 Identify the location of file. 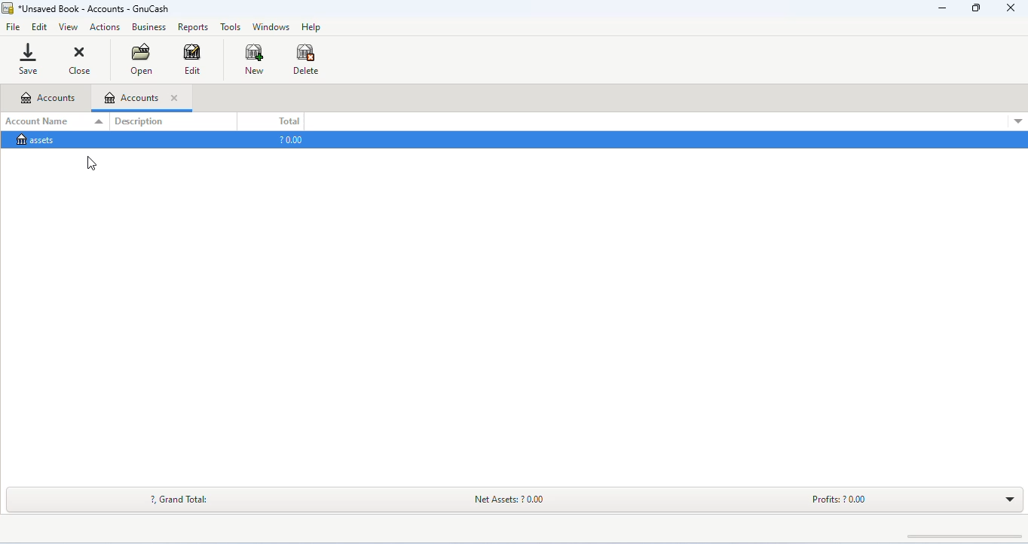
(14, 28).